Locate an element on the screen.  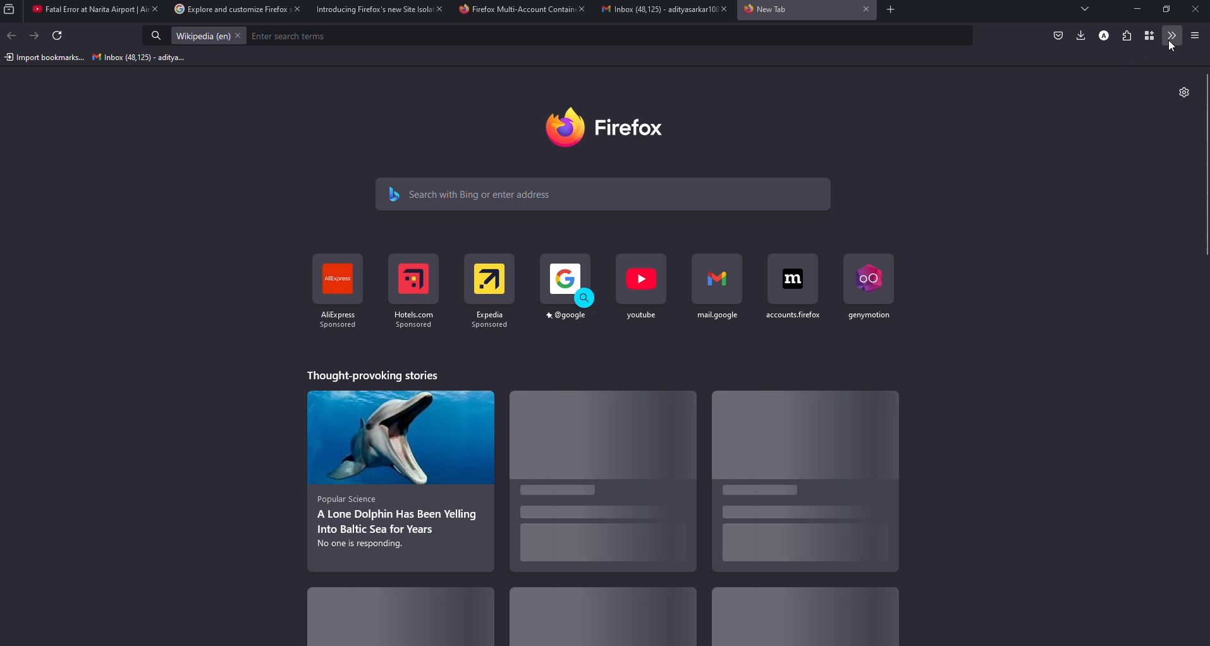
wiki is located at coordinates (201, 36).